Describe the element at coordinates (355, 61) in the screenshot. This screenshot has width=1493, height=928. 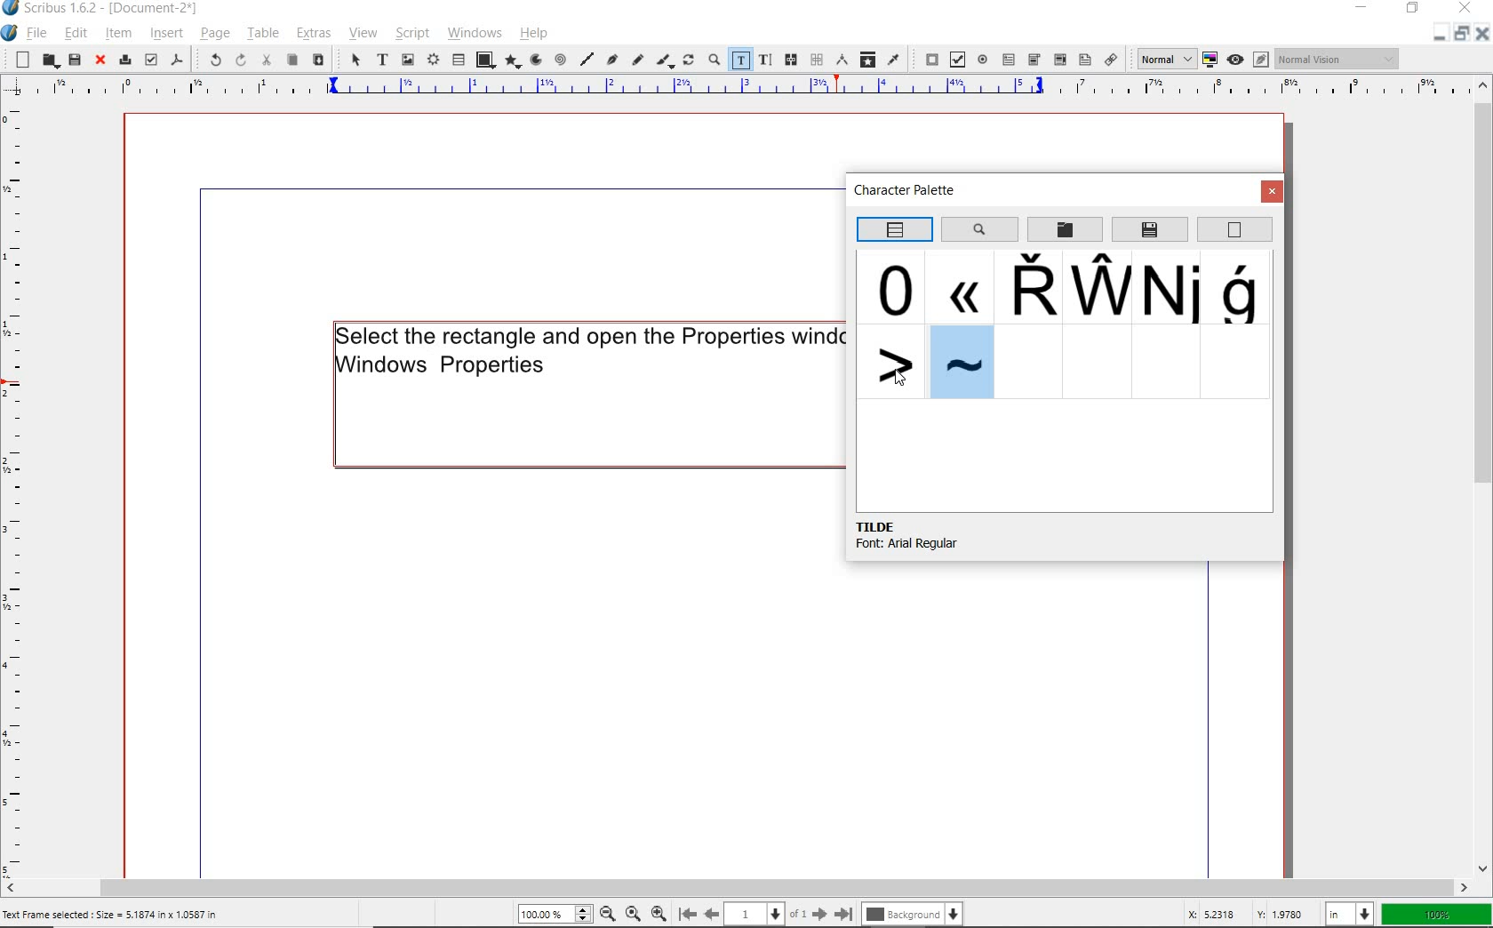
I see `select item` at that location.